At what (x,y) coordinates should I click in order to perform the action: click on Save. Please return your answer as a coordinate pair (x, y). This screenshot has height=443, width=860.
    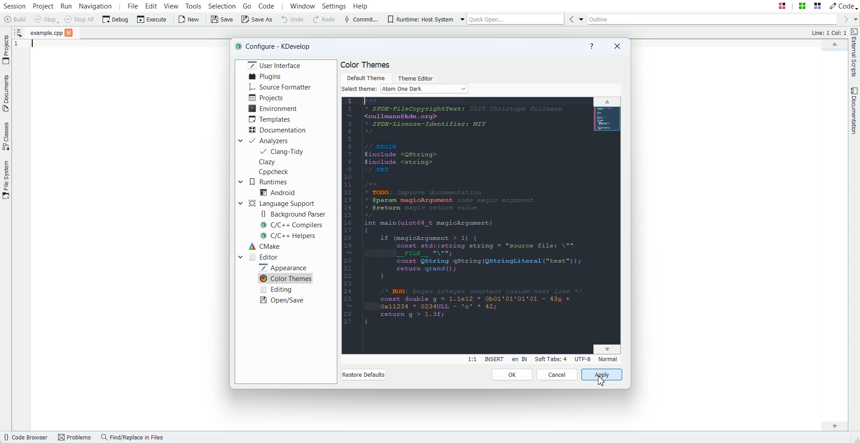
    Looking at the image, I should click on (222, 20).